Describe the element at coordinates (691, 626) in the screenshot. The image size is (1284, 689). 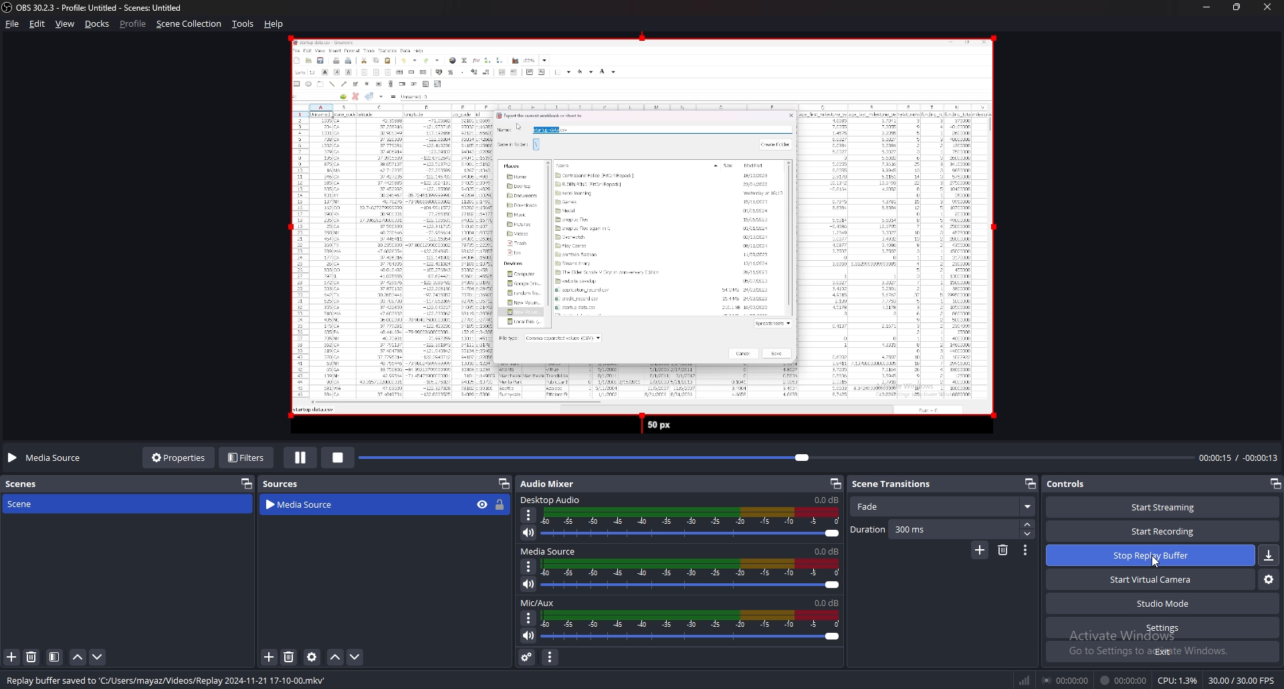
I see `mic/aux audio adjust` at that location.